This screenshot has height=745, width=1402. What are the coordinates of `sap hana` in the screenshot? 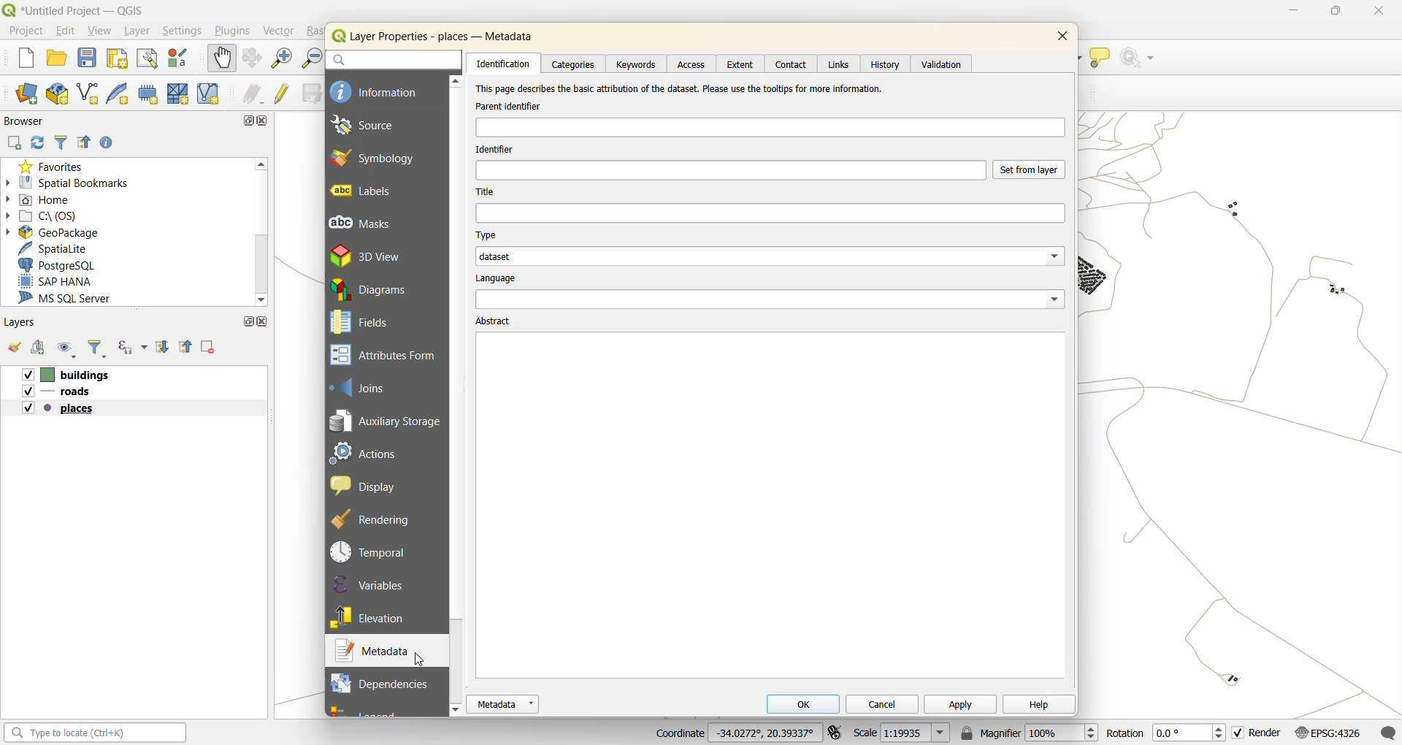 It's located at (56, 280).